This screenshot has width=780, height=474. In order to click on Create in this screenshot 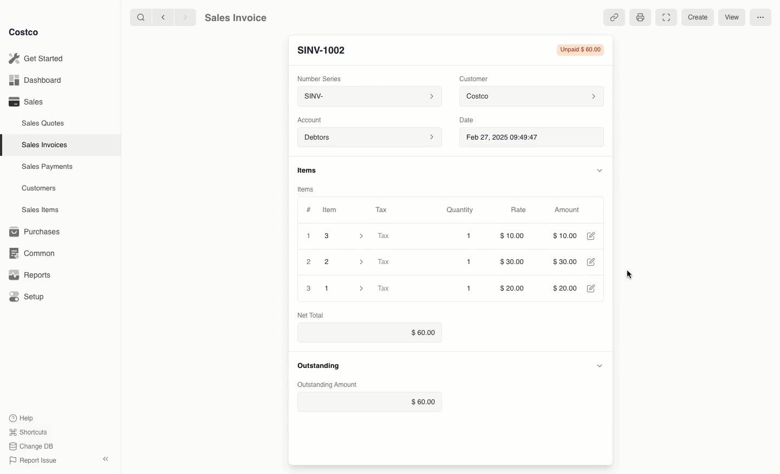, I will do `click(698, 17)`.